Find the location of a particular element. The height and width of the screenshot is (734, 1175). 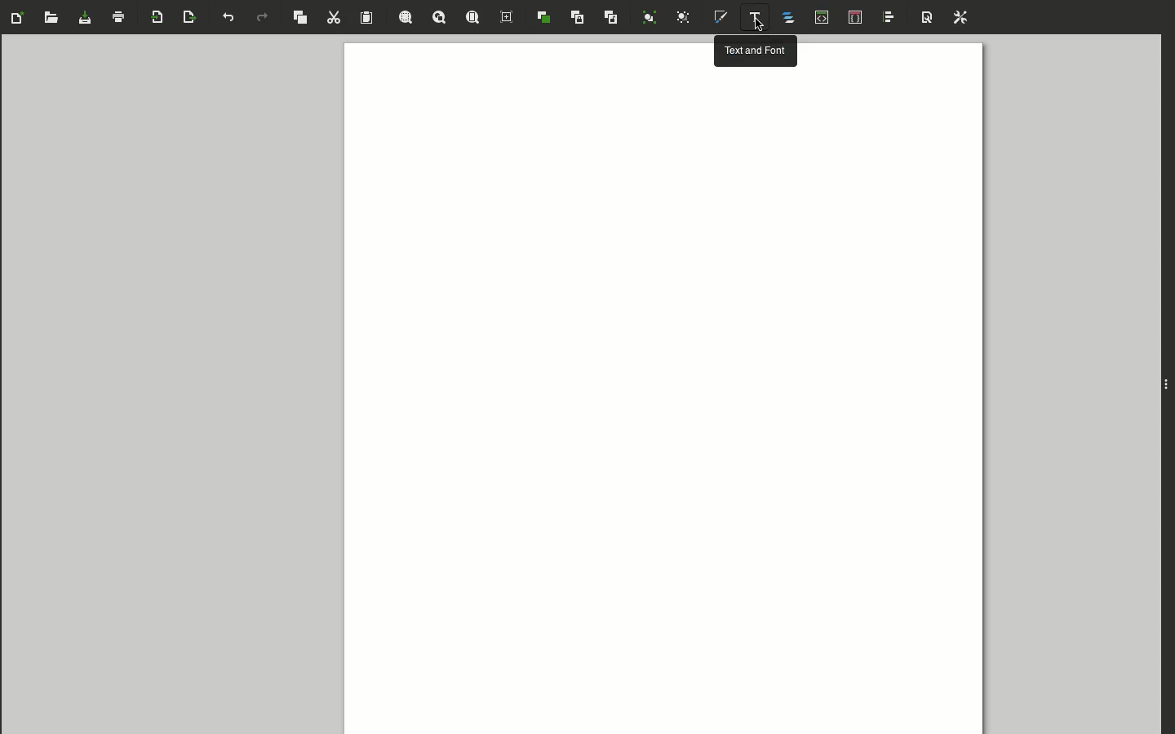

Document properties is located at coordinates (924, 17).